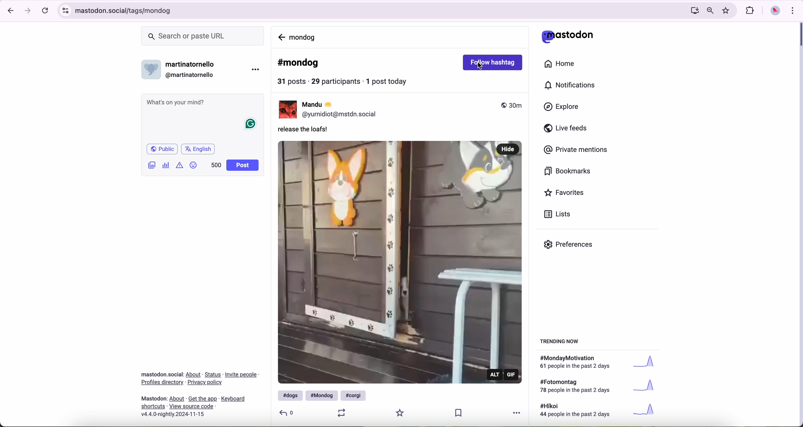 This screenshot has width=803, height=427. I want to click on more options, so click(519, 412).